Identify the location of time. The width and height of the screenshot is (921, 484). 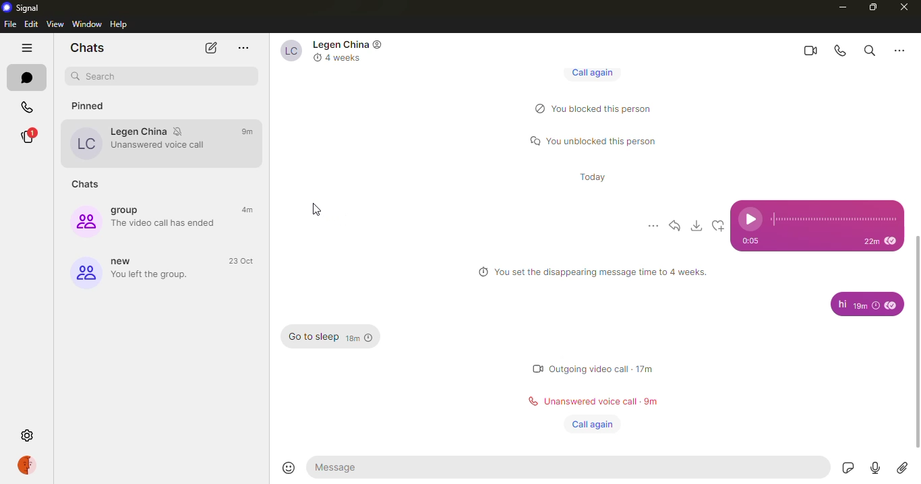
(249, 130).